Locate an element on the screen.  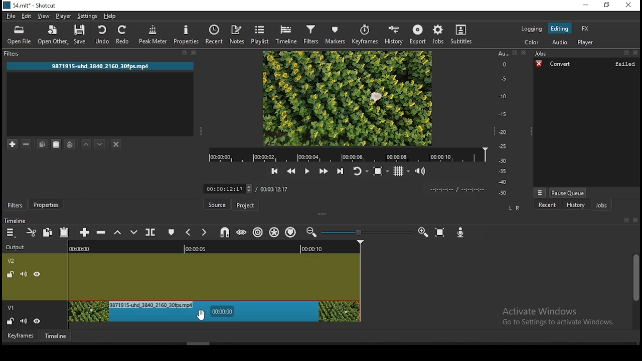
close is located at coordinates (635, 219).